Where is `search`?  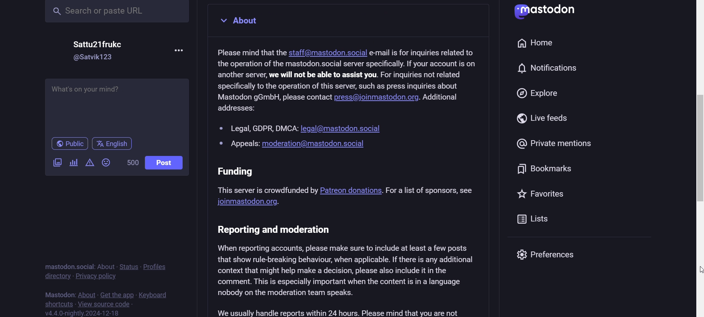 search is located at coordinates (118, 12).